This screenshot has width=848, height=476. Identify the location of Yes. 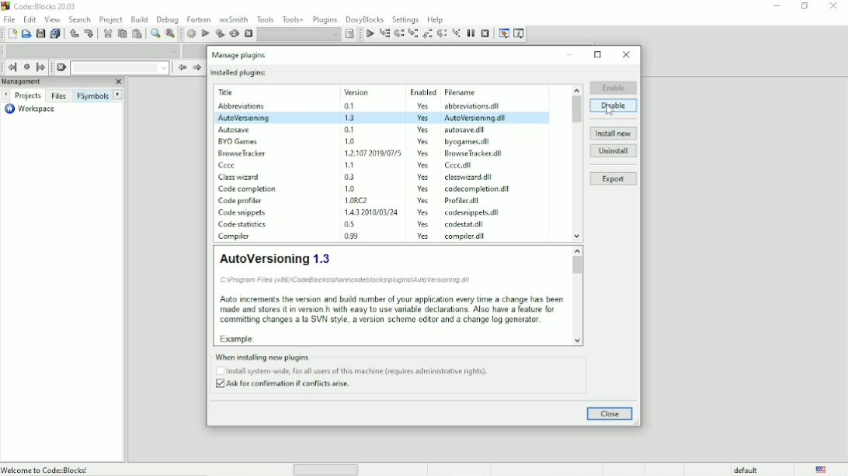
(425, 166).